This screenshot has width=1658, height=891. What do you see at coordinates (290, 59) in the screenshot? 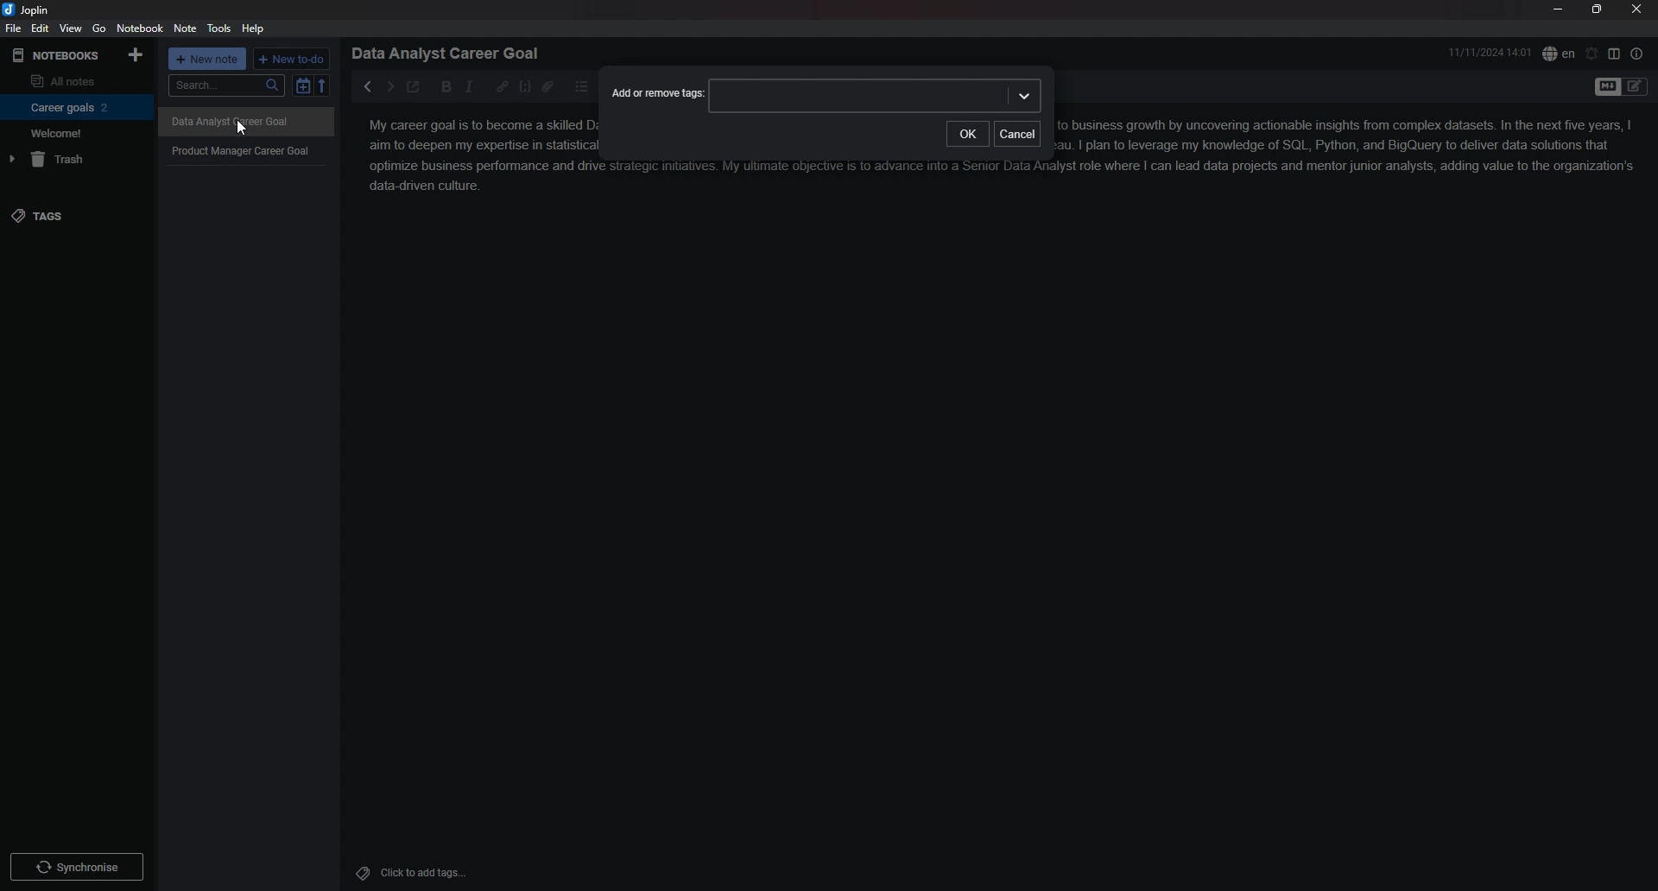
I see `+ new to do` at bounding box center [290, 59].